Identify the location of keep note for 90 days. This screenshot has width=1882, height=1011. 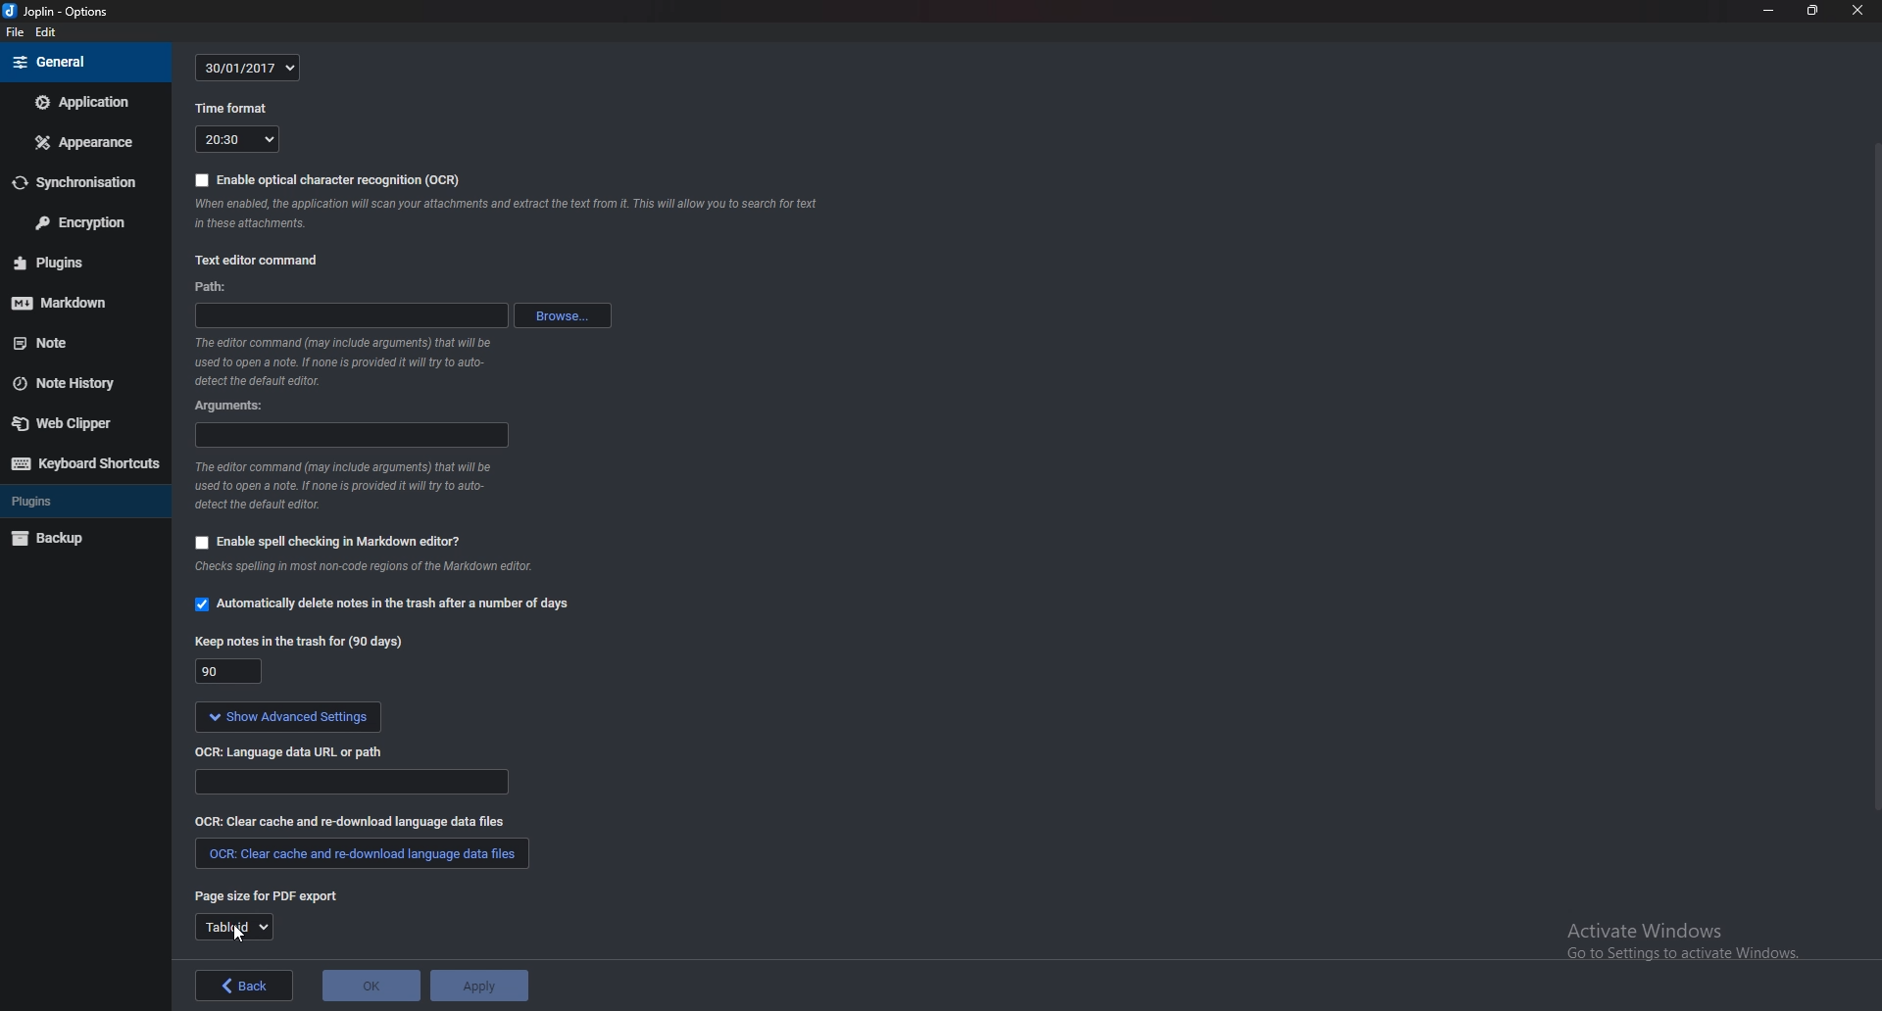
(302, 640).